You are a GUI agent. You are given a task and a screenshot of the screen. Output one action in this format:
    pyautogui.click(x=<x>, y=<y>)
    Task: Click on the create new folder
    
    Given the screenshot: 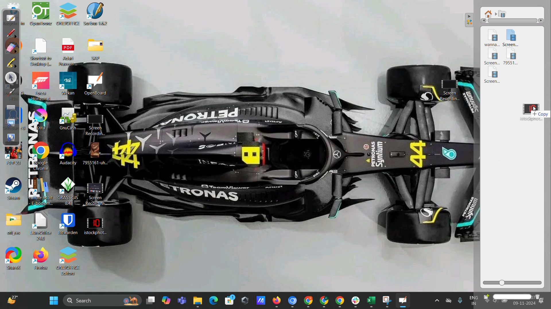 What is the action you would take?
    pyautogui.click(x=486, y=297)
    